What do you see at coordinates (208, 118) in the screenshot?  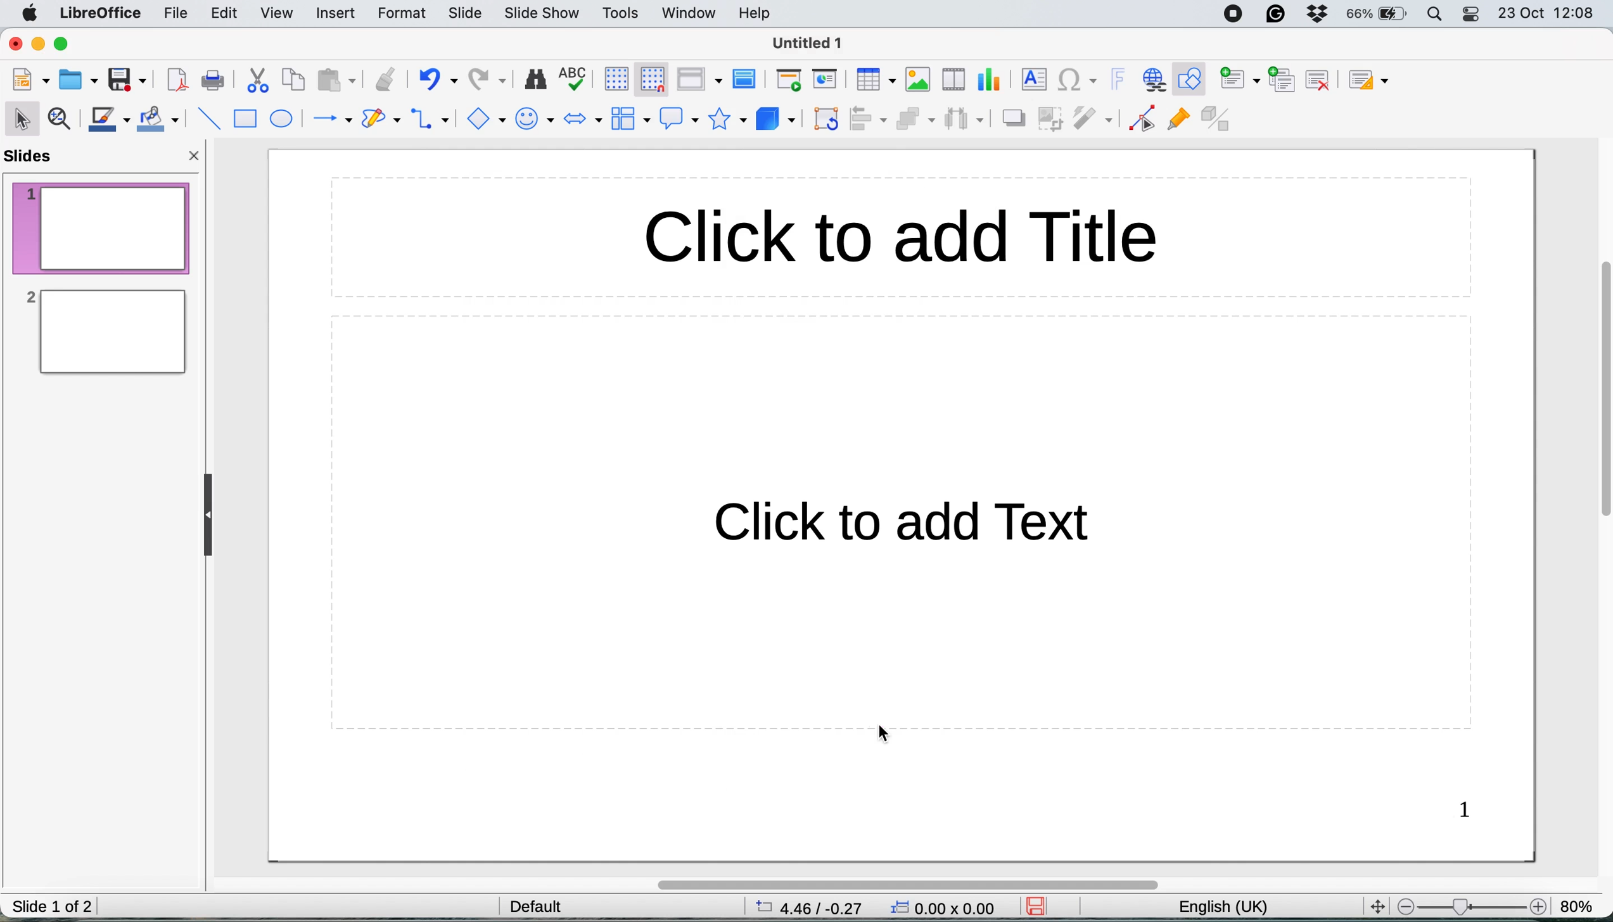 I see `insert line` at bounding box center [208, 118].